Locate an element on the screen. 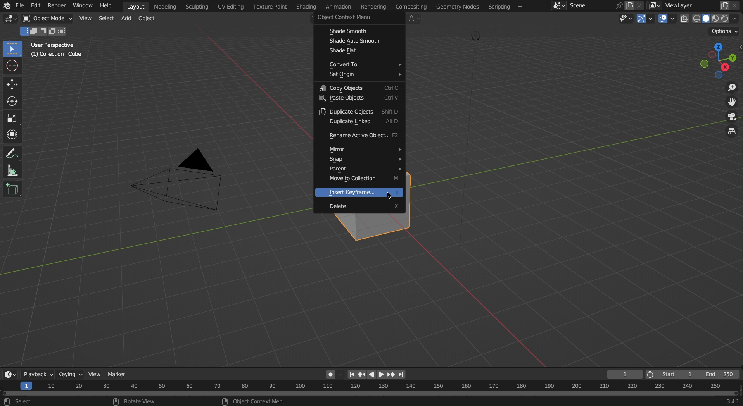  select is located at coordinates (22, 31).